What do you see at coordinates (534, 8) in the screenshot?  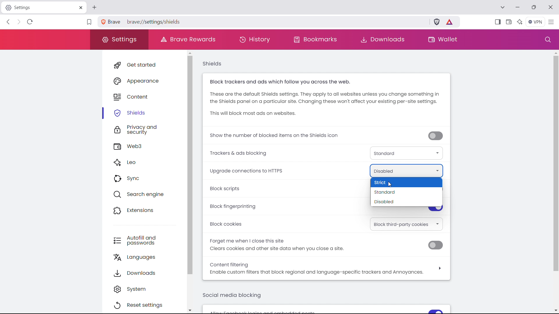 I see `maximize` at bounding box center [534, 8].